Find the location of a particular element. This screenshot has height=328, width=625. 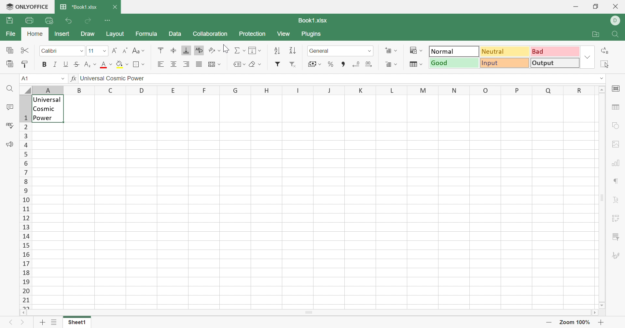

Merge and center is located at coordinates (216, 65).